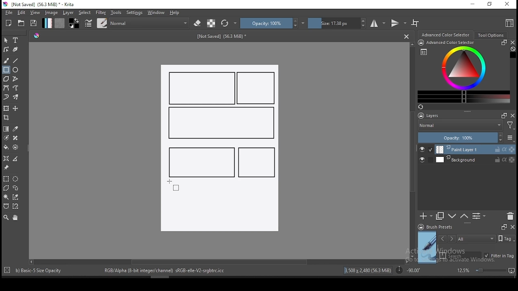 This screenshot has height=291, width=518. Describe the element at coordinates (16, 88) in the screenshot. I see `freehand path tool` at that location.